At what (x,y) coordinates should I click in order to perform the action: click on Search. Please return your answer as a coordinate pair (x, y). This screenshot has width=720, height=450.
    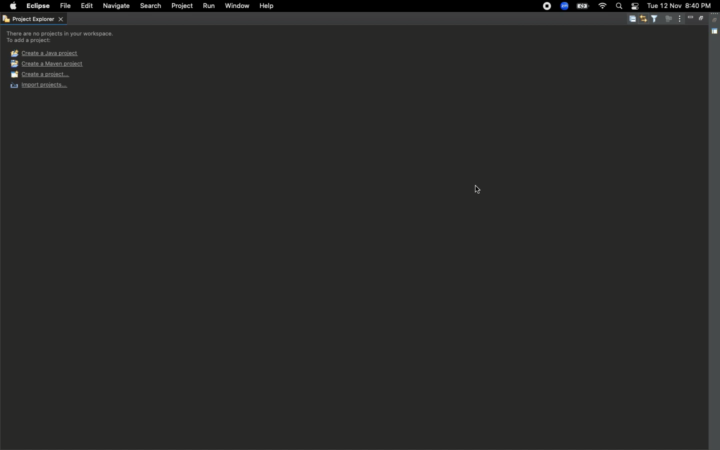
    Looking at the image, I should click on (619, 7).